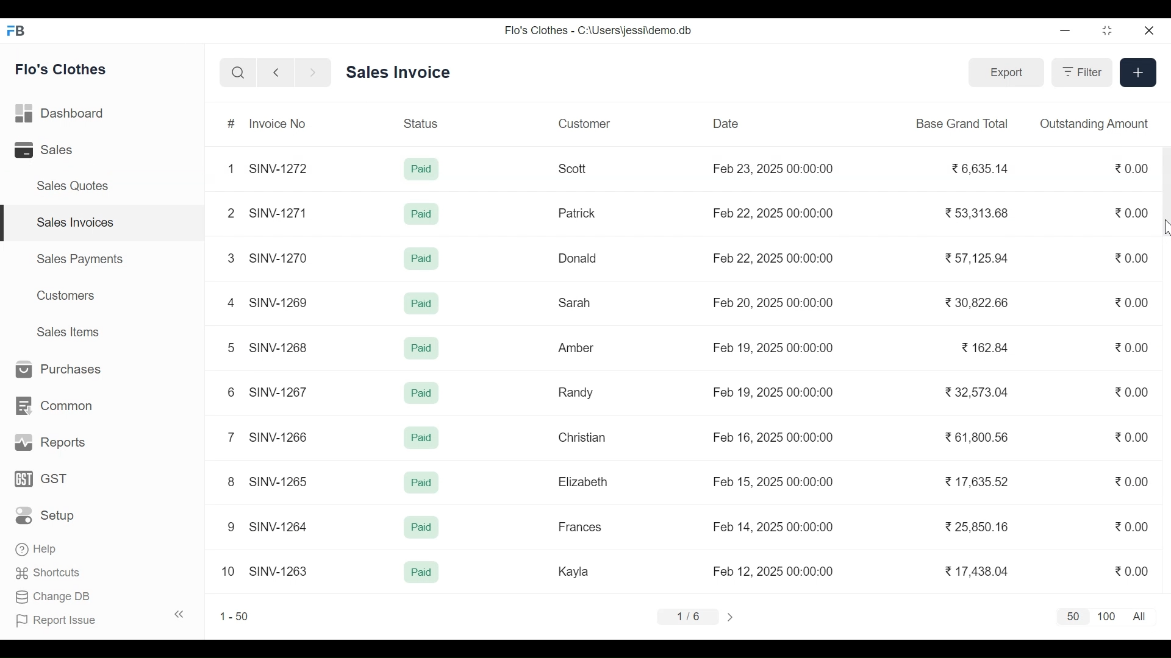 The image size is (1171, 658). I want to click on 61,800.56, so click(975, 437).